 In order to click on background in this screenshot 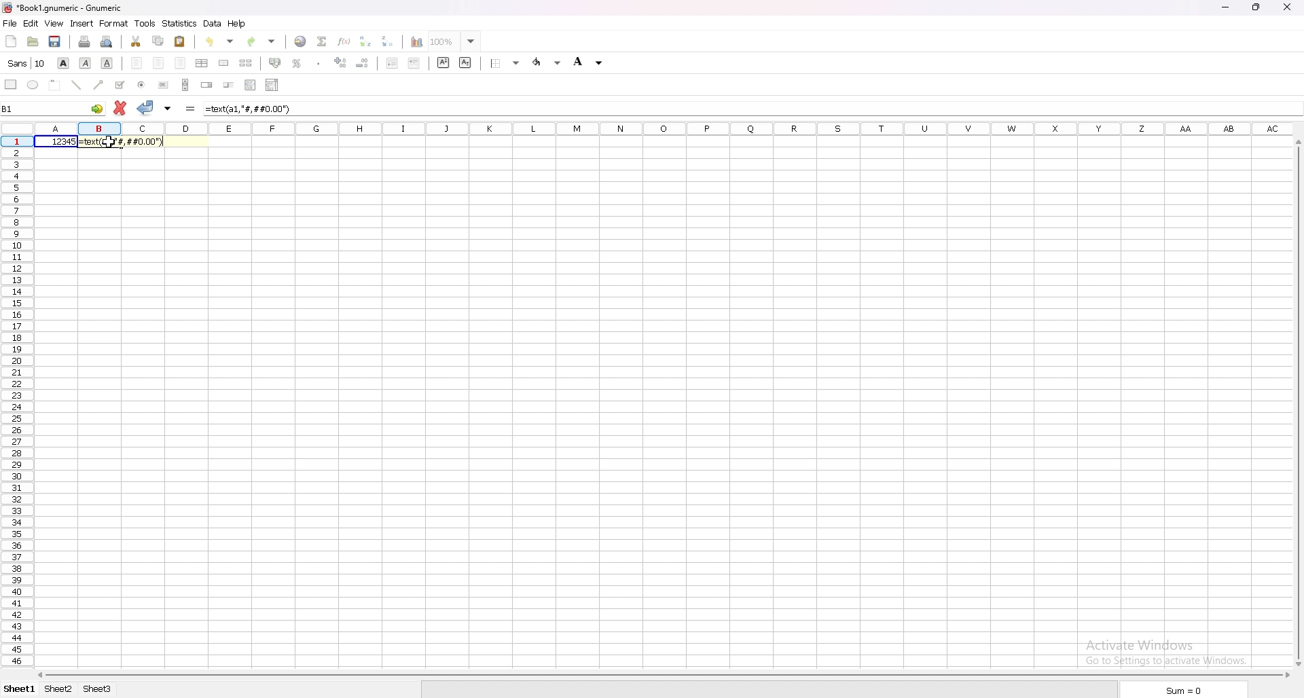, I will do `click(590, 61)`.